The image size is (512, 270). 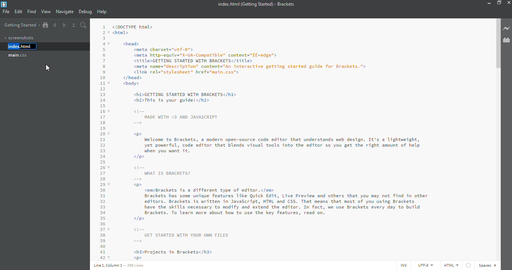 What do you see at coordinates (293, 140) in the screenshot?
I see `code` at bounding box center [293, 140].